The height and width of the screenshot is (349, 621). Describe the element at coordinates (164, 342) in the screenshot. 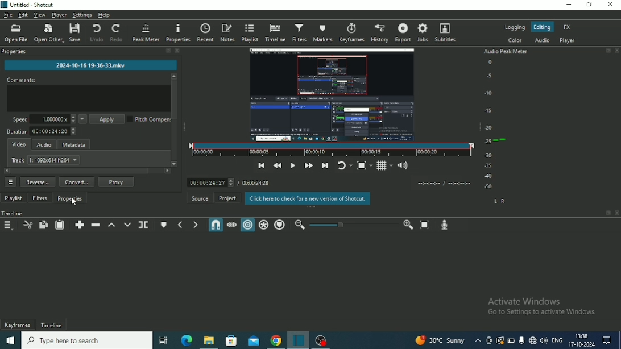

I see `Task View` at that location.